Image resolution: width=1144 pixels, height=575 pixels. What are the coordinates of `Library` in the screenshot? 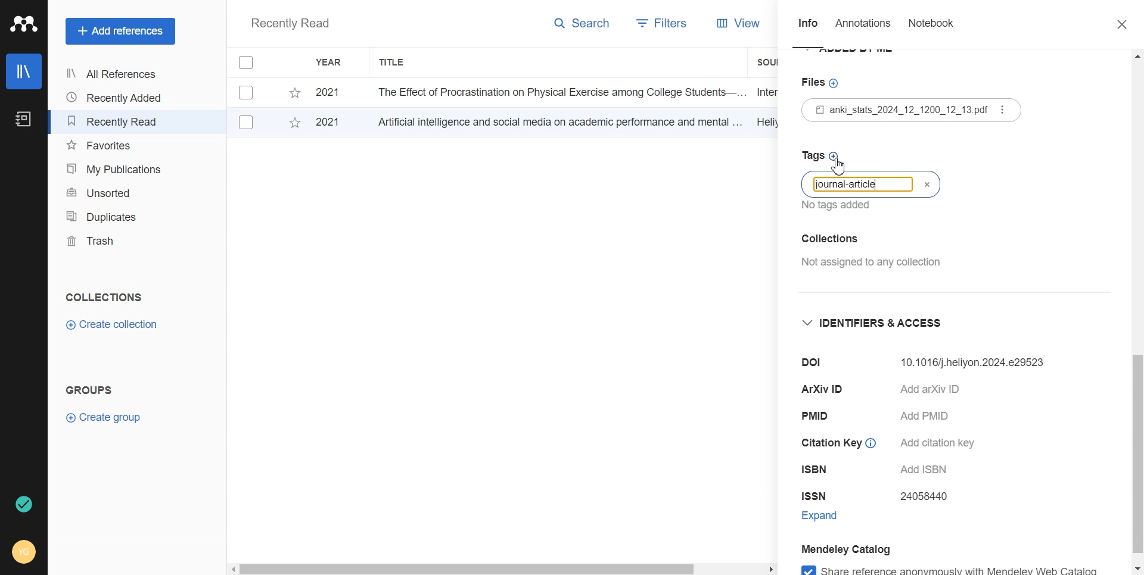 It's located at (24, 71).